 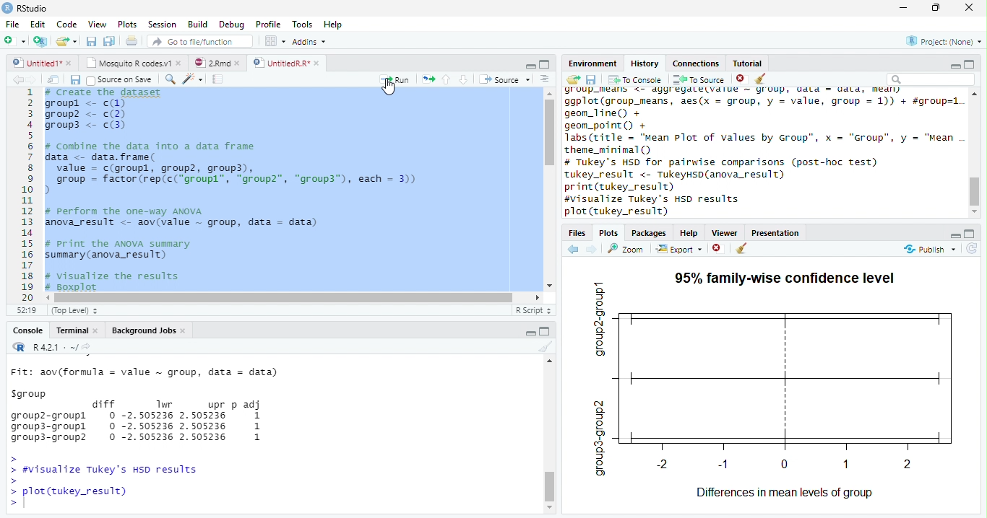 I want to click on Back , so click(x=19, y=80).